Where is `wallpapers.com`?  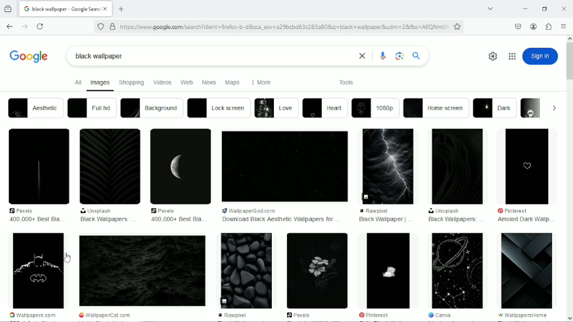
wallpapers.com is located at coordinates (34, 316).